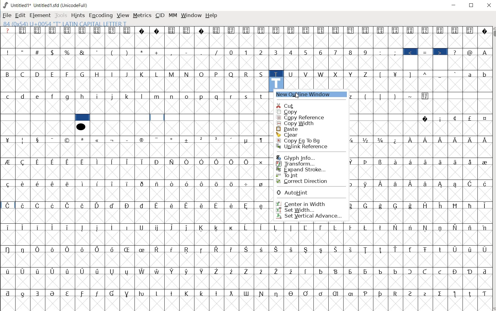  Describe the element at coordinates (127, 52) in the screenshot. I see `)` at that location.